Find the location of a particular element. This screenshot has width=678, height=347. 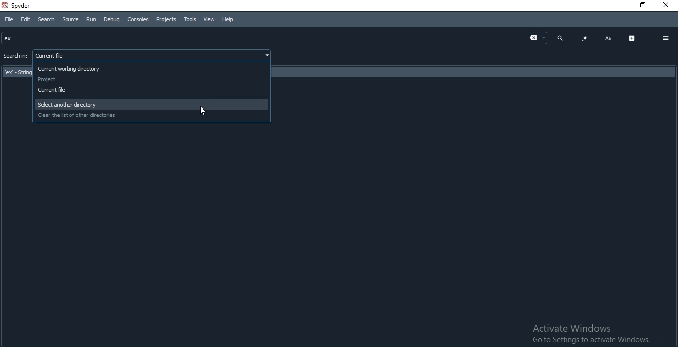

expand is located at coordinates (632, 38).